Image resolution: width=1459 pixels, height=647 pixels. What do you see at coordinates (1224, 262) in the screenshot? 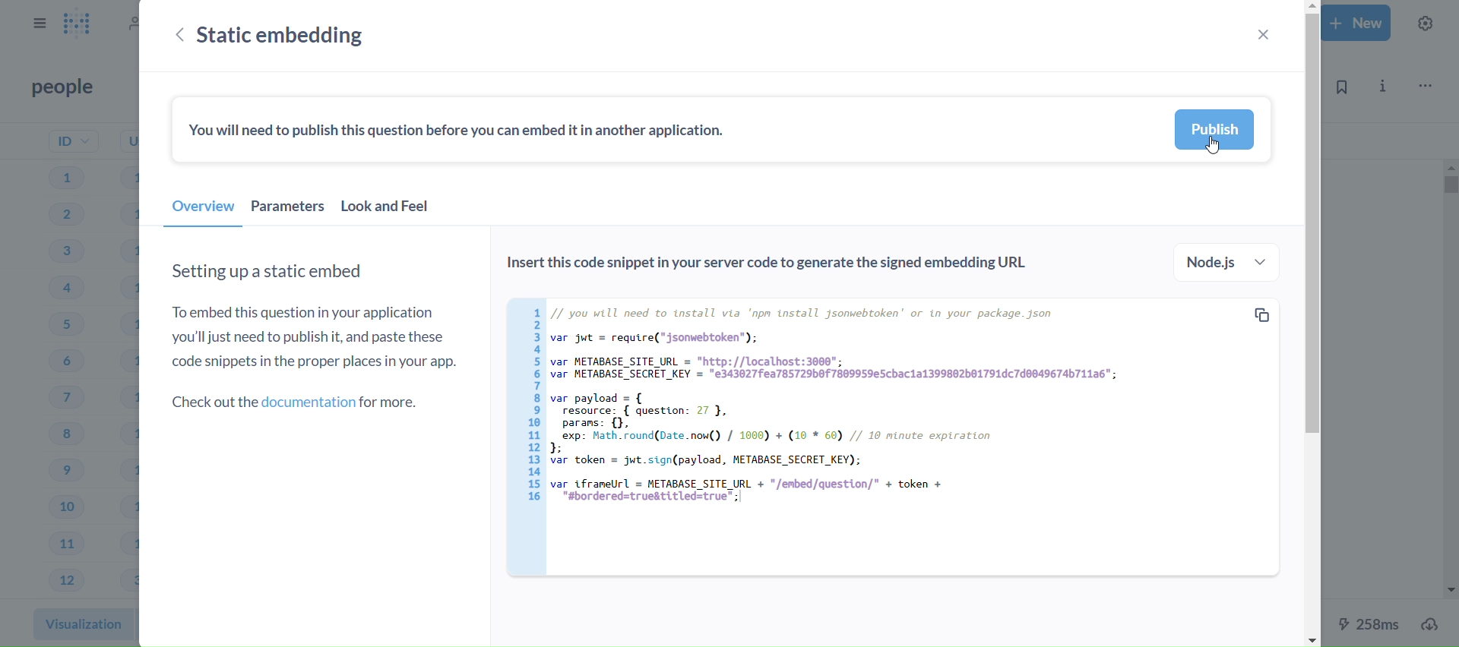
I see `node.js` at bounding box center [1224, 262].